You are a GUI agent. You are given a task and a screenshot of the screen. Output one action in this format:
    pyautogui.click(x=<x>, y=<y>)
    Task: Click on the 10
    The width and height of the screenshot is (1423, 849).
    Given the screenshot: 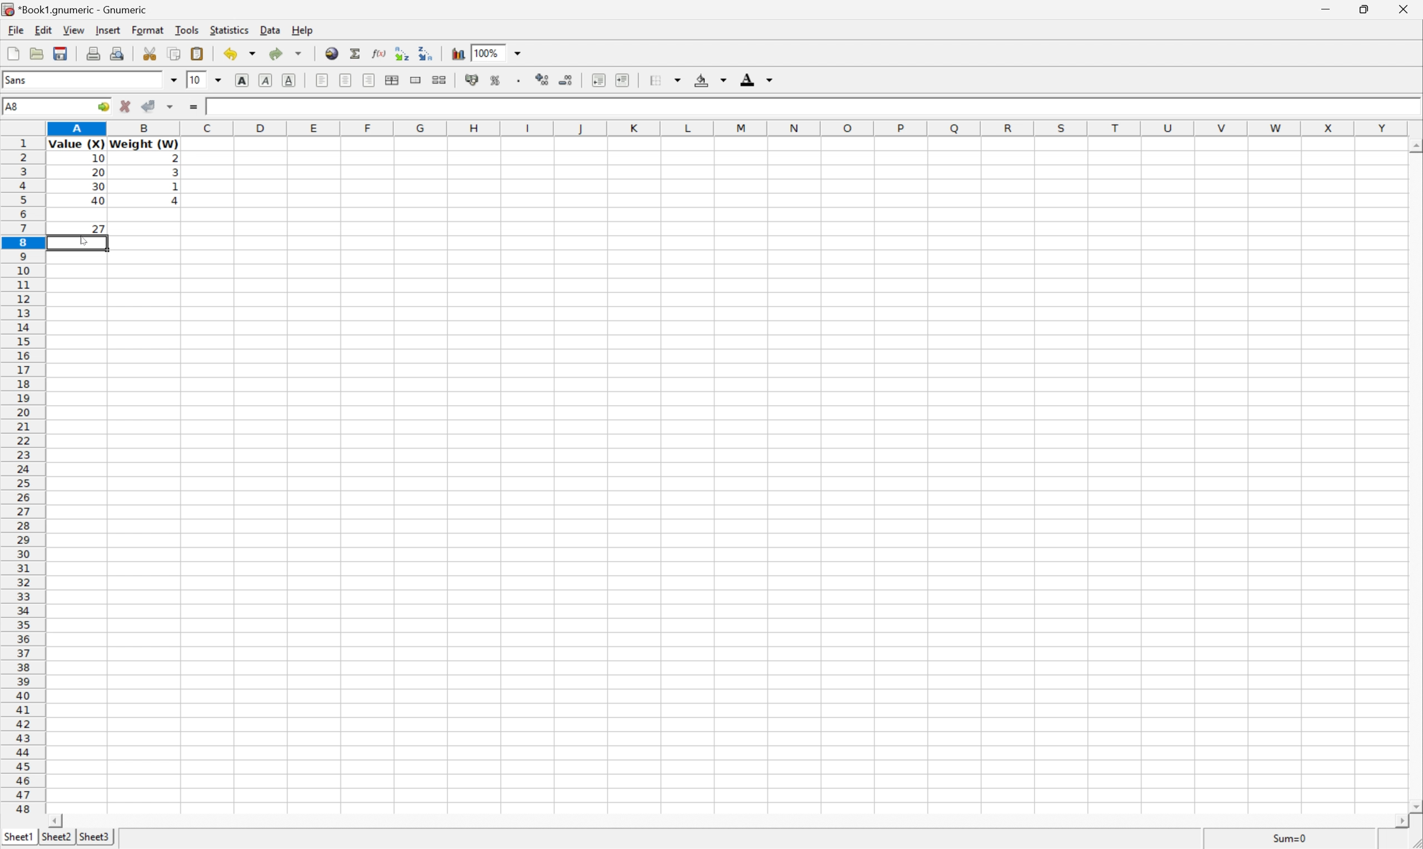 What is the action you would take?
    pyautogui.click(x=195, y=80)
    